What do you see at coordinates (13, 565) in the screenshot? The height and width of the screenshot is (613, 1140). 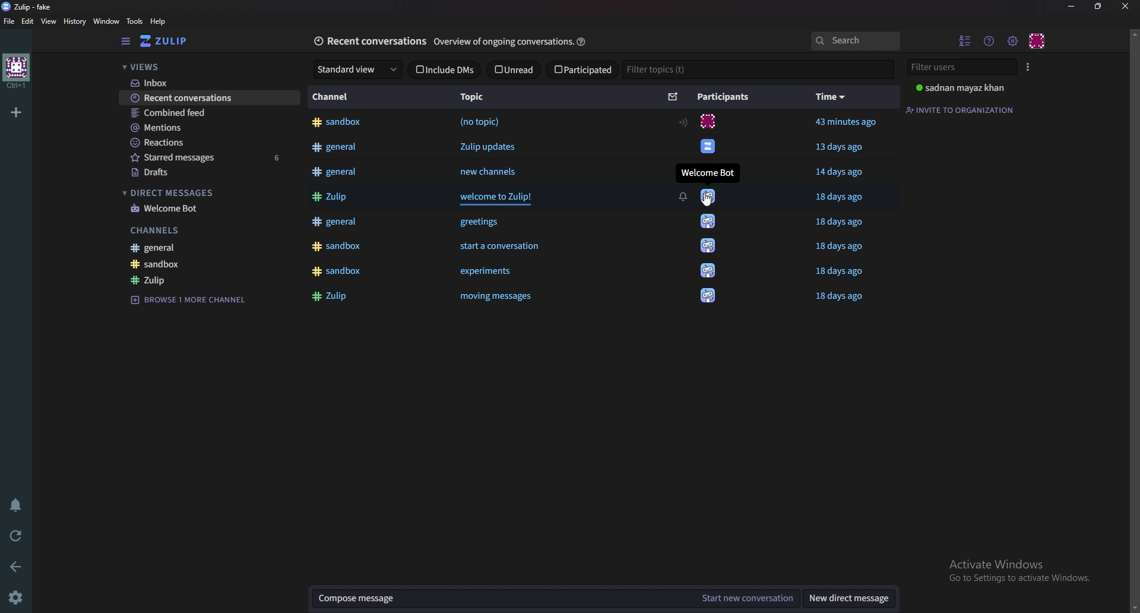 I see `back` at bounding box center [13, 565].